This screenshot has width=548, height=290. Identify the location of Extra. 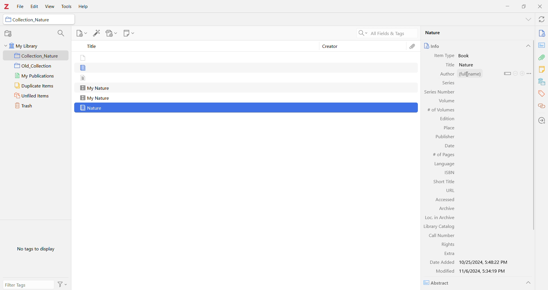
(449, 254).